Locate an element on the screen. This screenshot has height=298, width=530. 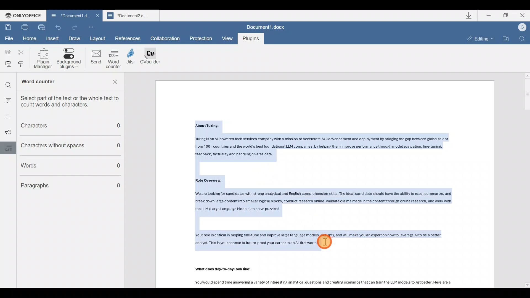
words setting is located at coordinates (7, 148).